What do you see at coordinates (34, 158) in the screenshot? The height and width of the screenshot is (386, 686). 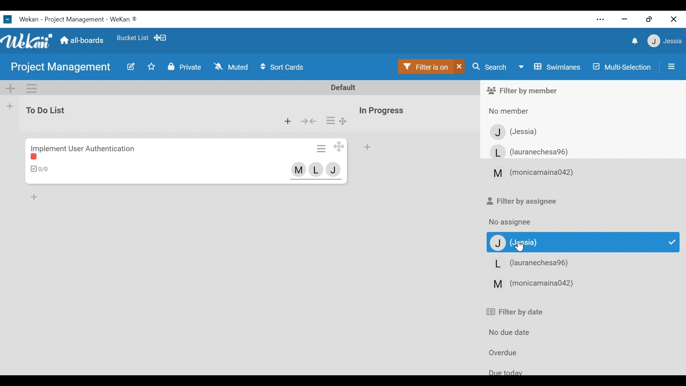 I see `label` at bounding box center [34, 158].